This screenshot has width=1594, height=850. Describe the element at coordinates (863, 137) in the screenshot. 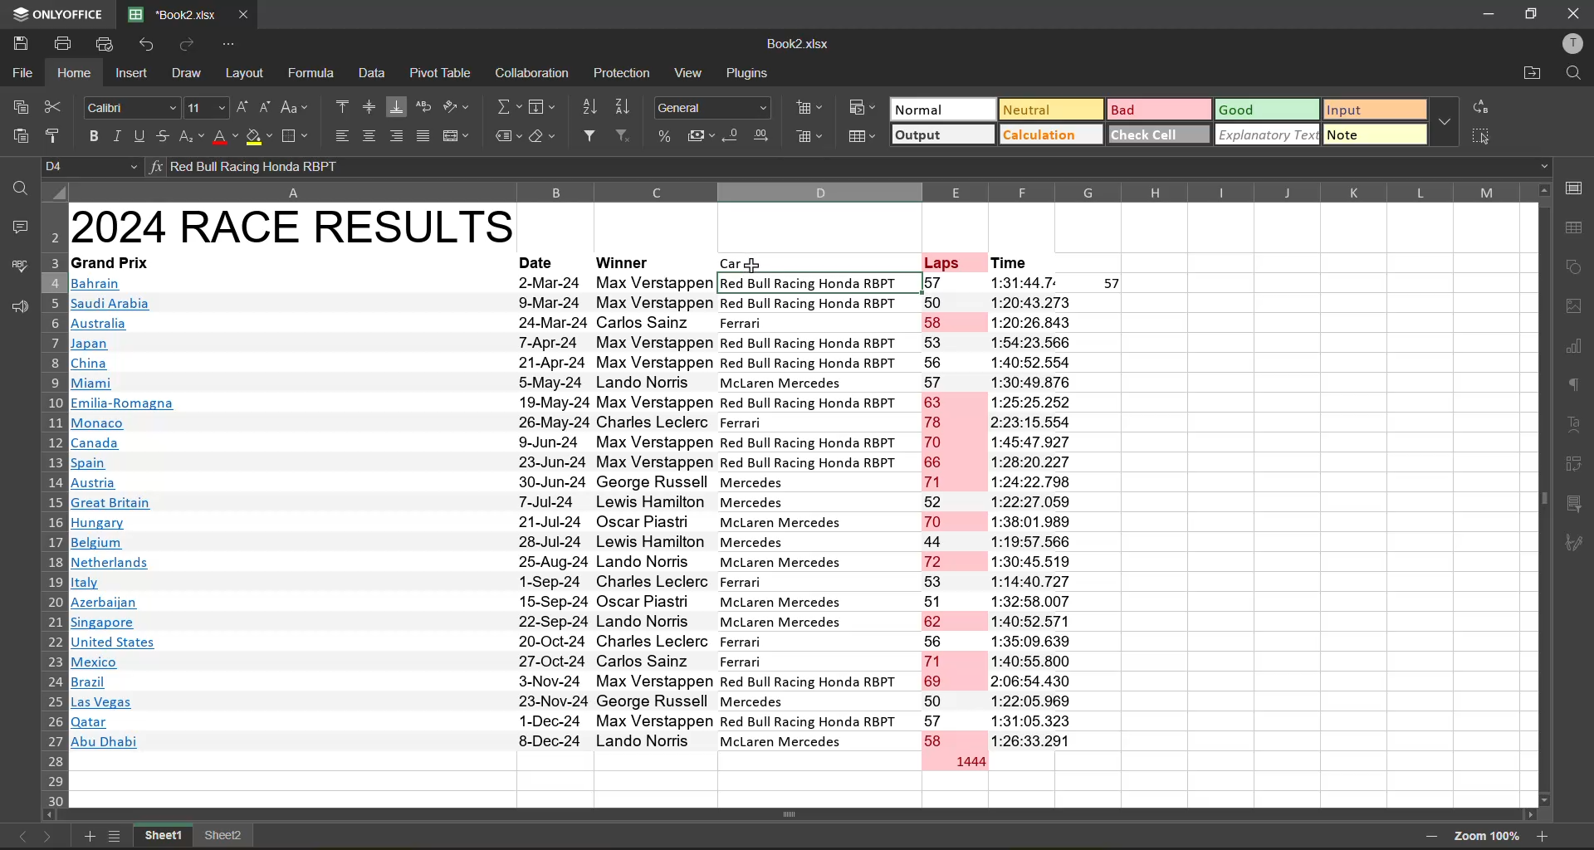

I see `format as table` at that location.